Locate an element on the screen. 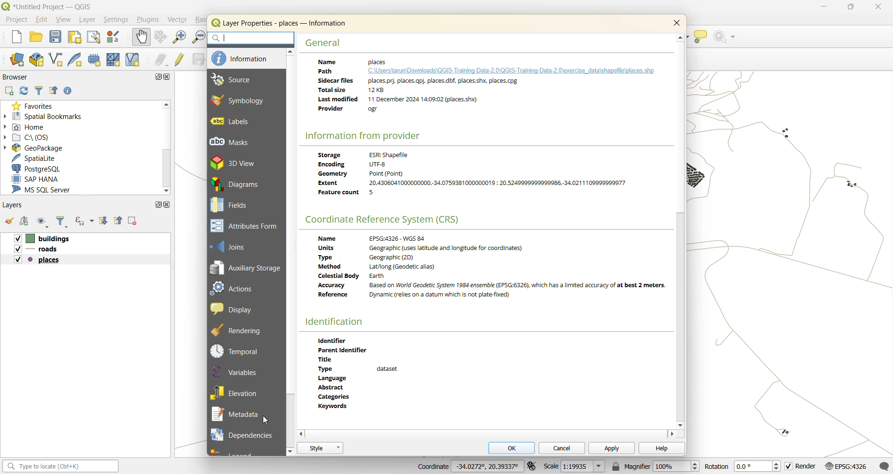 Image resolution: width=893 pixels, height=474 pixels. maximize is located at coordinates (157, 204).